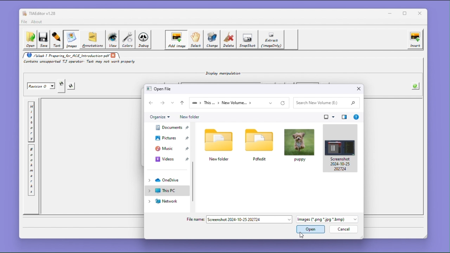 The width and height of the screenshot is (450, 253). I want to click on Debug, so click(144, 40).